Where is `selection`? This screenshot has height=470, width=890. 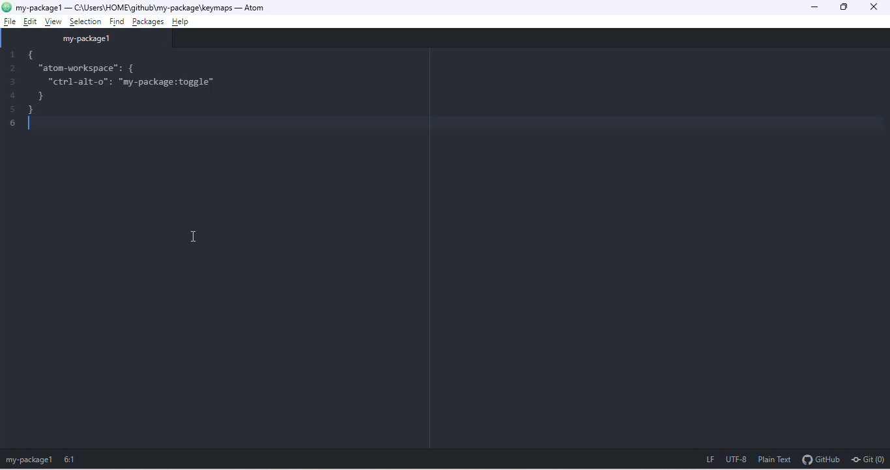 selection is located at coordinates (84, 21).